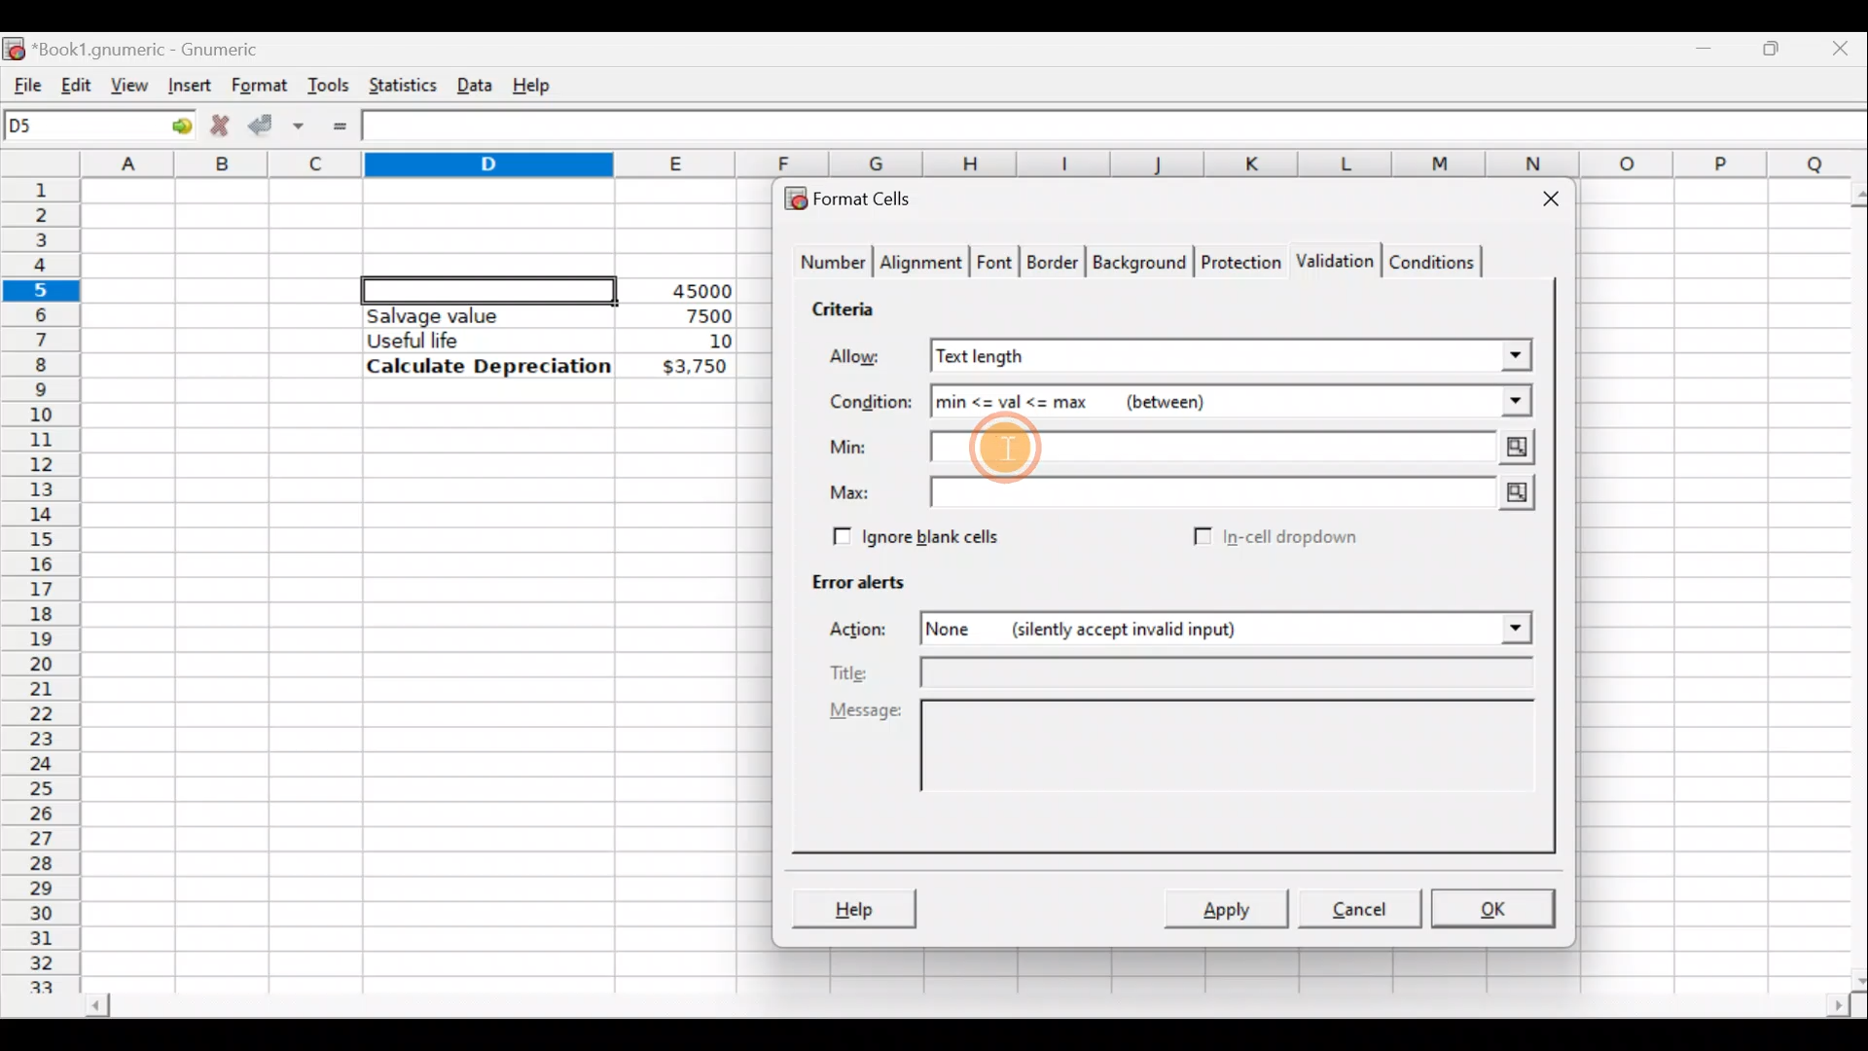 The height and width of the screenshot is (1051, 1868). Describe the element at coordinates (870, 633) in the screenshot. I see `Action` at that location.